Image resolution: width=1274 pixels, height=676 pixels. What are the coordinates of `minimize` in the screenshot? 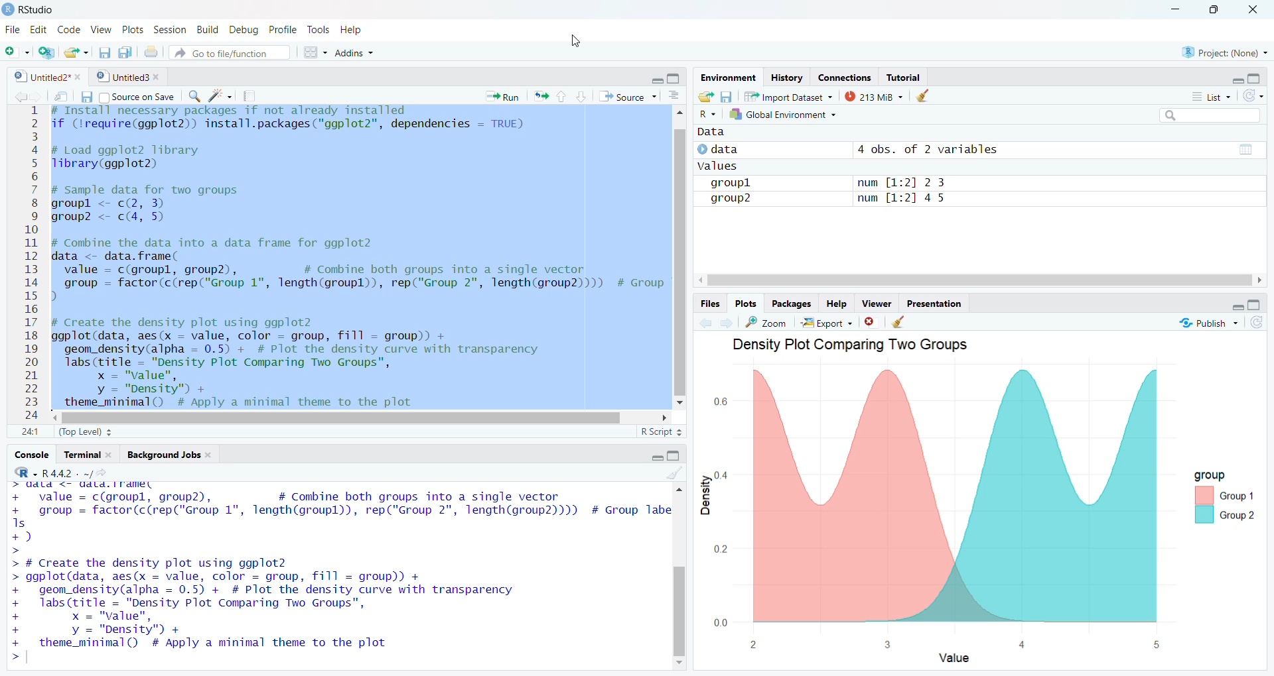 It's located at (650, 81).